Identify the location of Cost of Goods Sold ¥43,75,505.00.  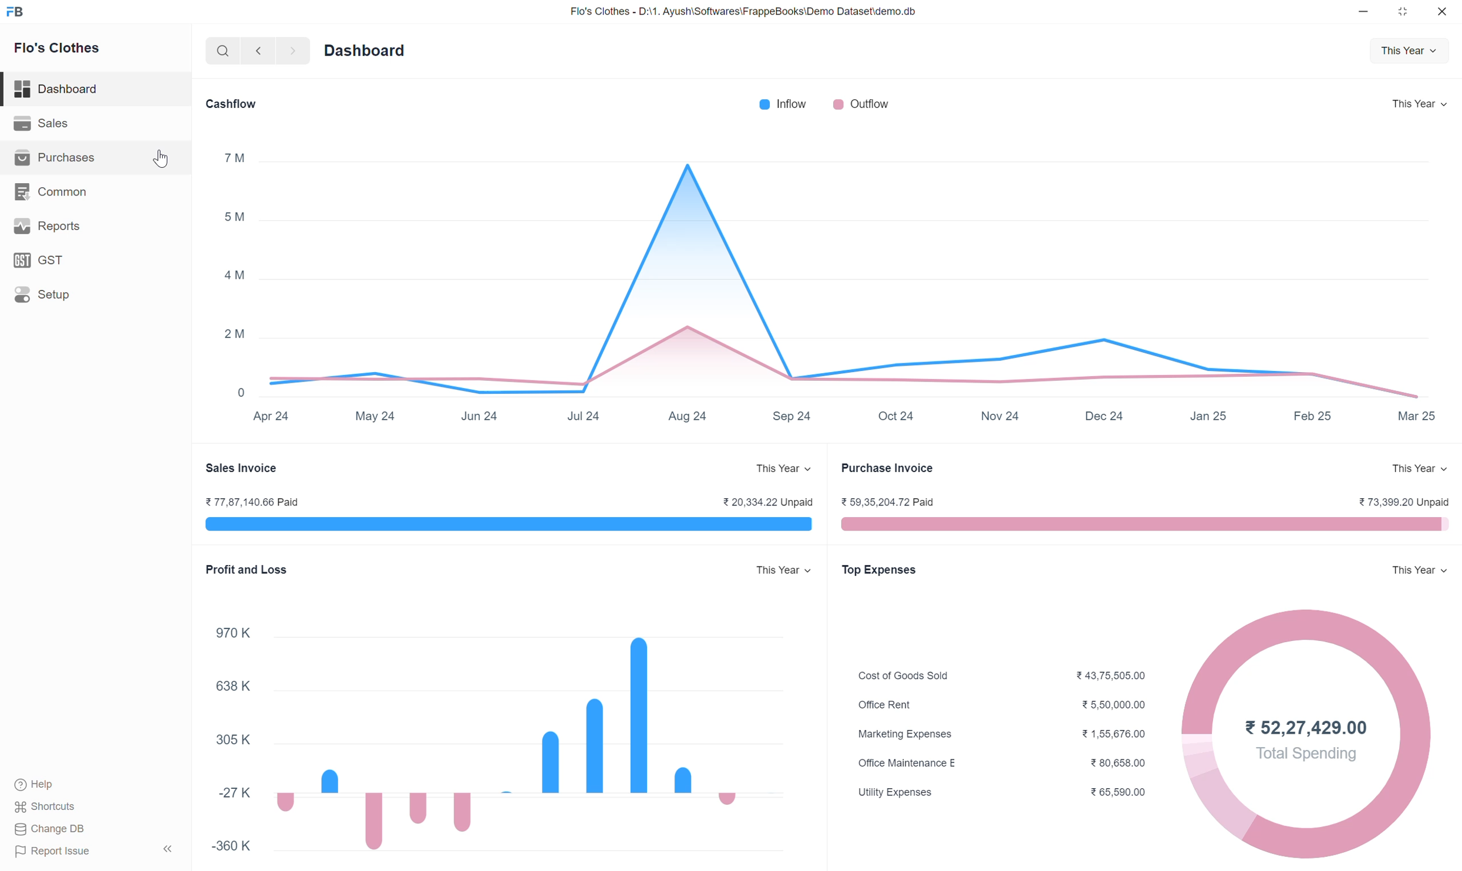
(989, 675).